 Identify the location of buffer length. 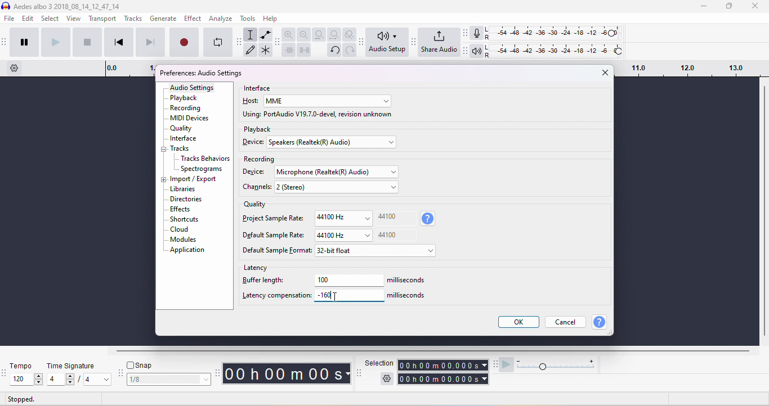
(265, 281).